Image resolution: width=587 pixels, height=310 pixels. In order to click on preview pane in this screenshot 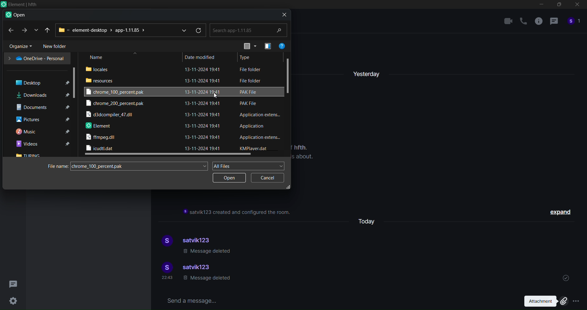, I will do `click(266, 46)`.